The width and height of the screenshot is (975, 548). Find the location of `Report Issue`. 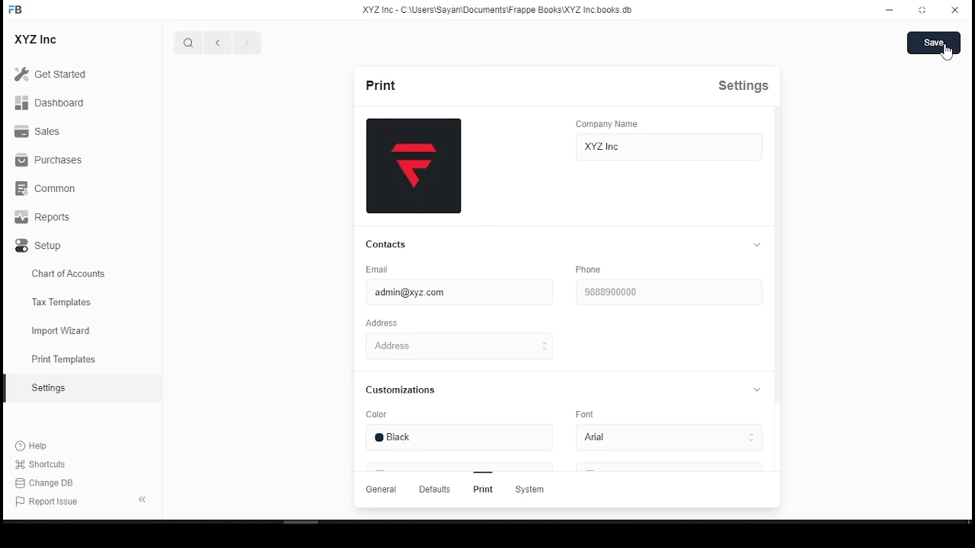

Report Issue is located at coordinates (47, 502).